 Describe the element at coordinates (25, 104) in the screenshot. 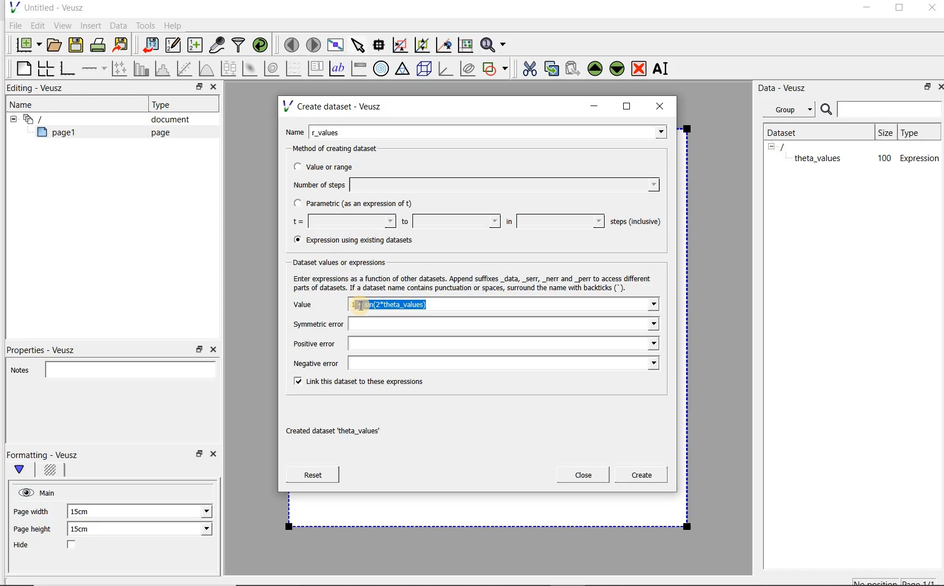

I see `Name` at that location.